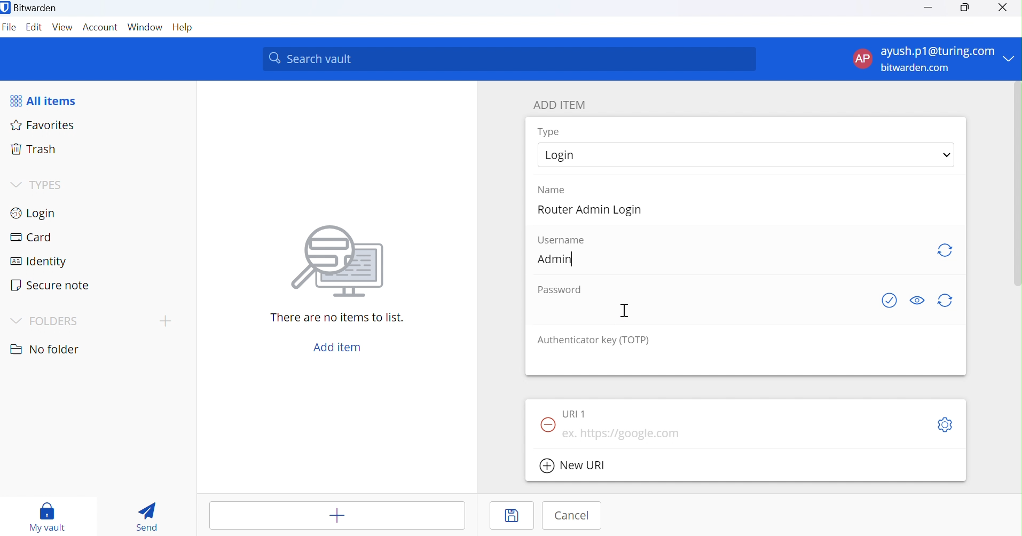  Describe the element at coordinates (166, 320) in the screenshot. I see `add topic` at that location.